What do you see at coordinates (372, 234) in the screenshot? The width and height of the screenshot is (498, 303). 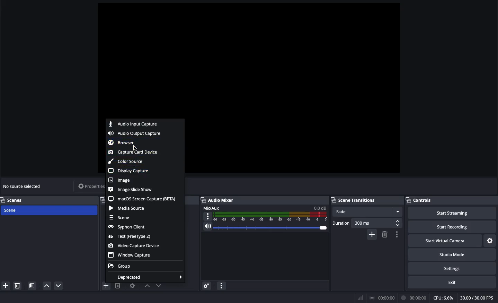 I see `Add` at bounding box center [372, 234].